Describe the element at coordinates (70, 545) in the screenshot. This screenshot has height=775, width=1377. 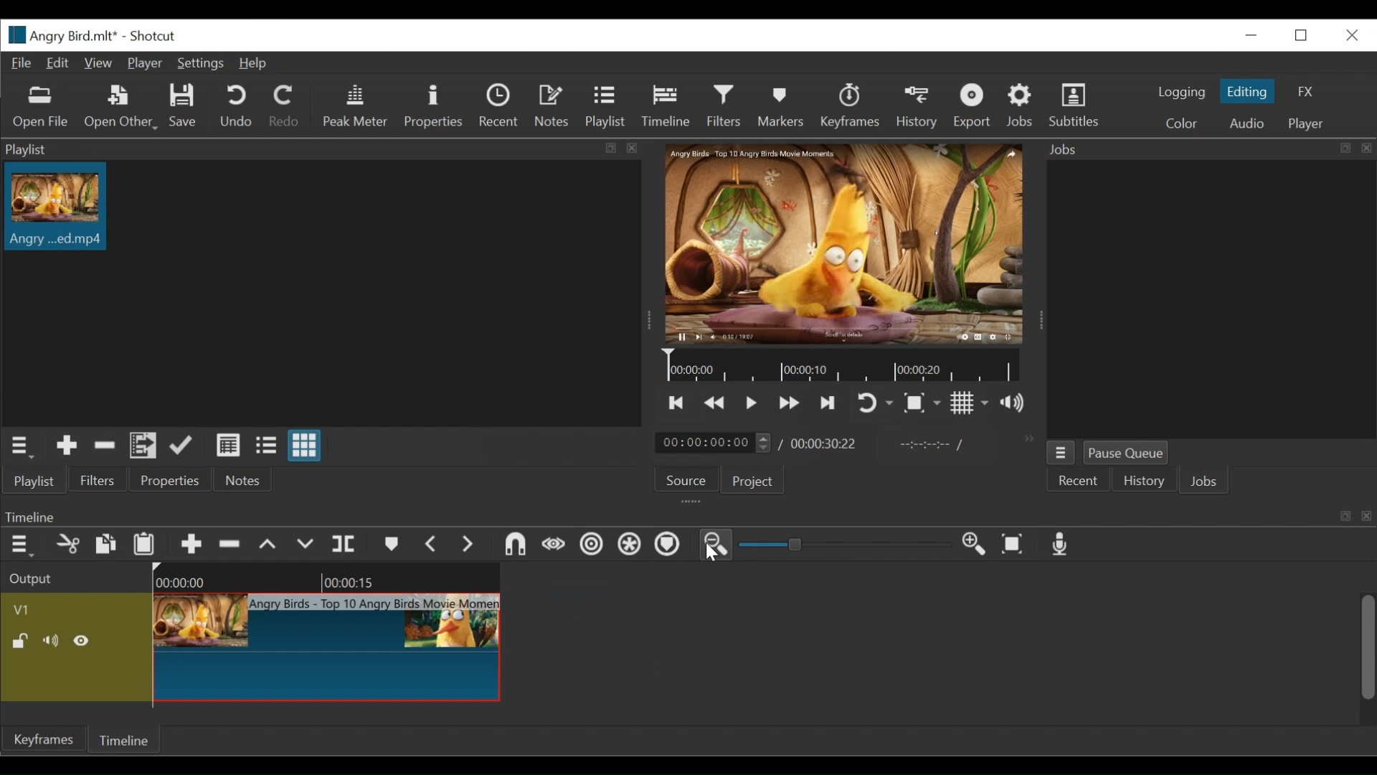
I see `cut` at that location.